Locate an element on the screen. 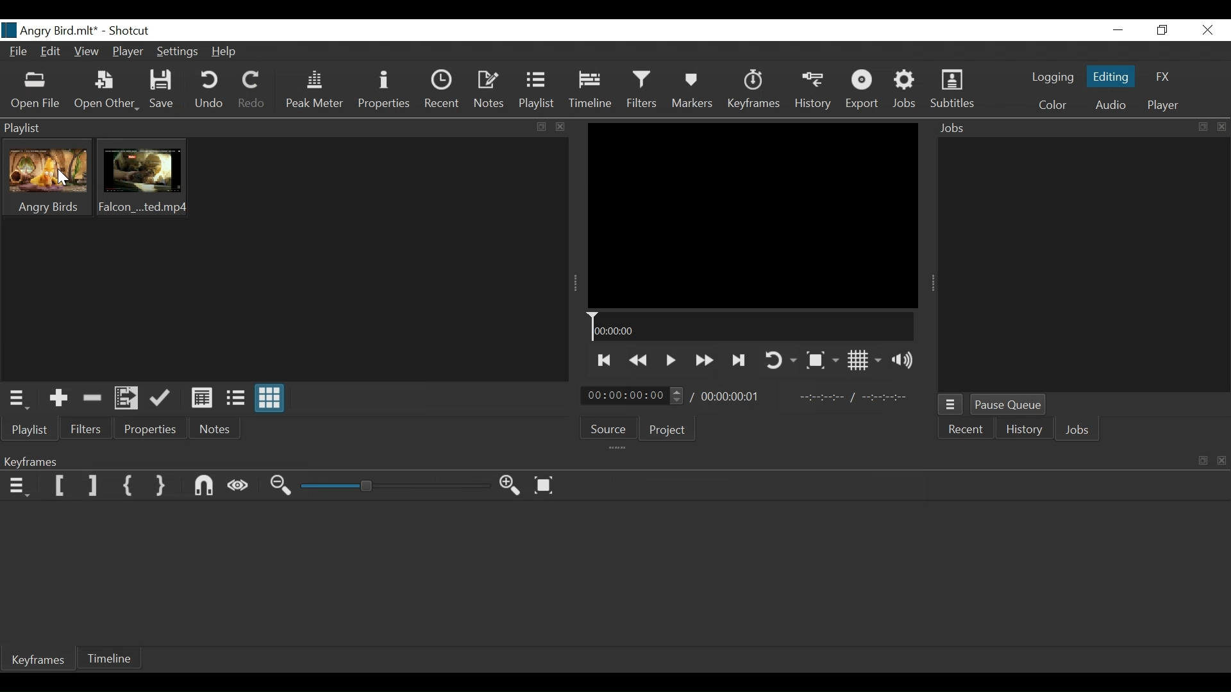 The image size is (1231, 692). Keyframe Panel is located at coordinates (612, 460).